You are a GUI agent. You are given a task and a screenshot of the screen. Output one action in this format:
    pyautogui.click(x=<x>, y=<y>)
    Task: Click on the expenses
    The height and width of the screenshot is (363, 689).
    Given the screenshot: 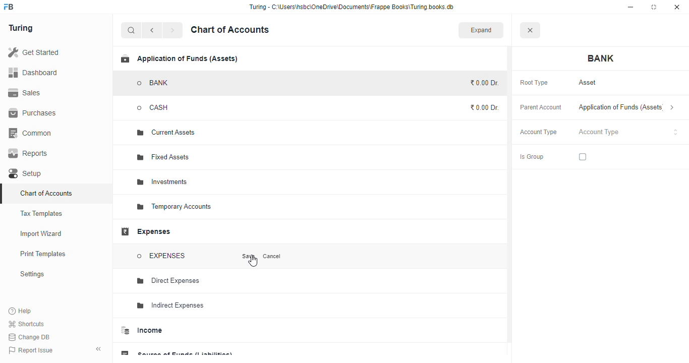 What is the action you would take?
    pyautogui.click(x=145, y=231)
    